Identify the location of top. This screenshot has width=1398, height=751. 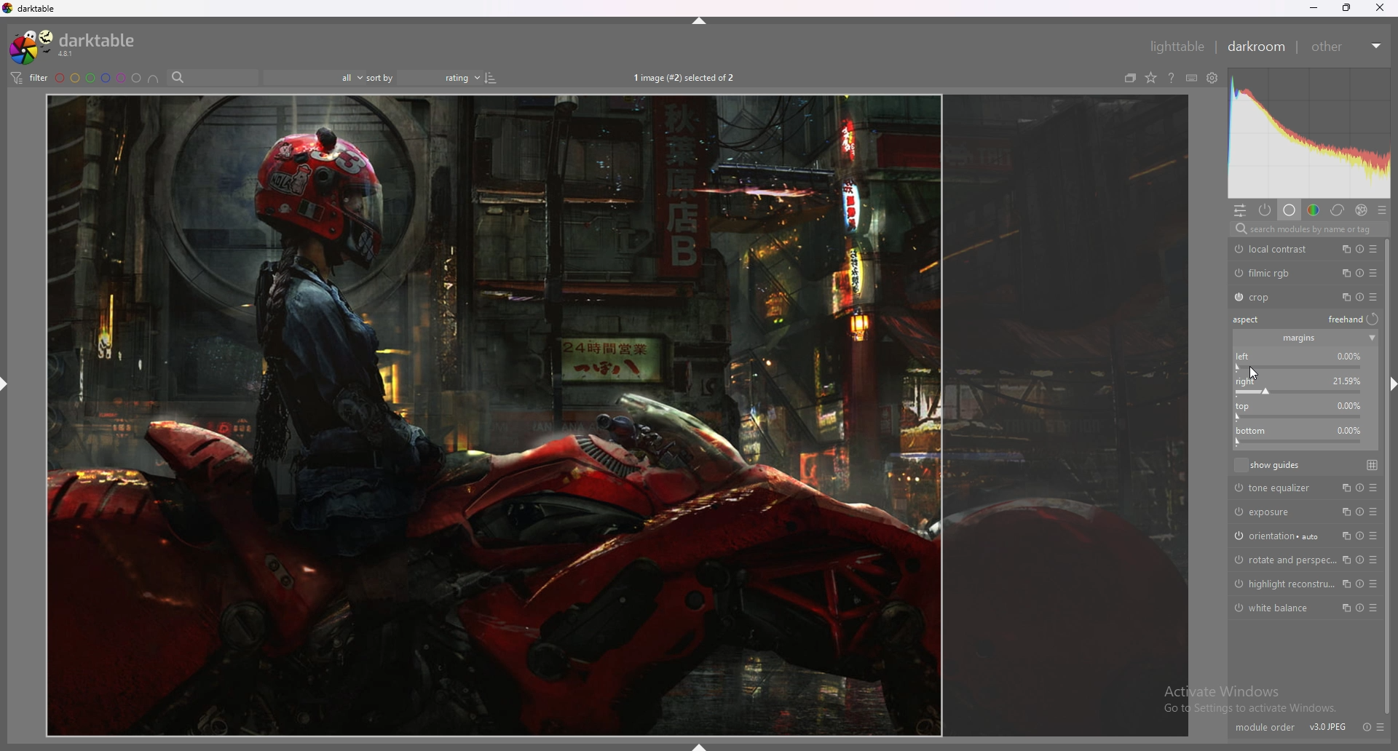
(1302, 387).